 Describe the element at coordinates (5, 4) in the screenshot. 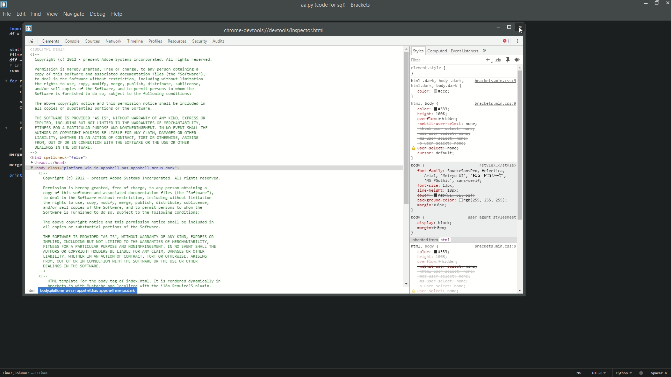

I see `app icon` at that location.